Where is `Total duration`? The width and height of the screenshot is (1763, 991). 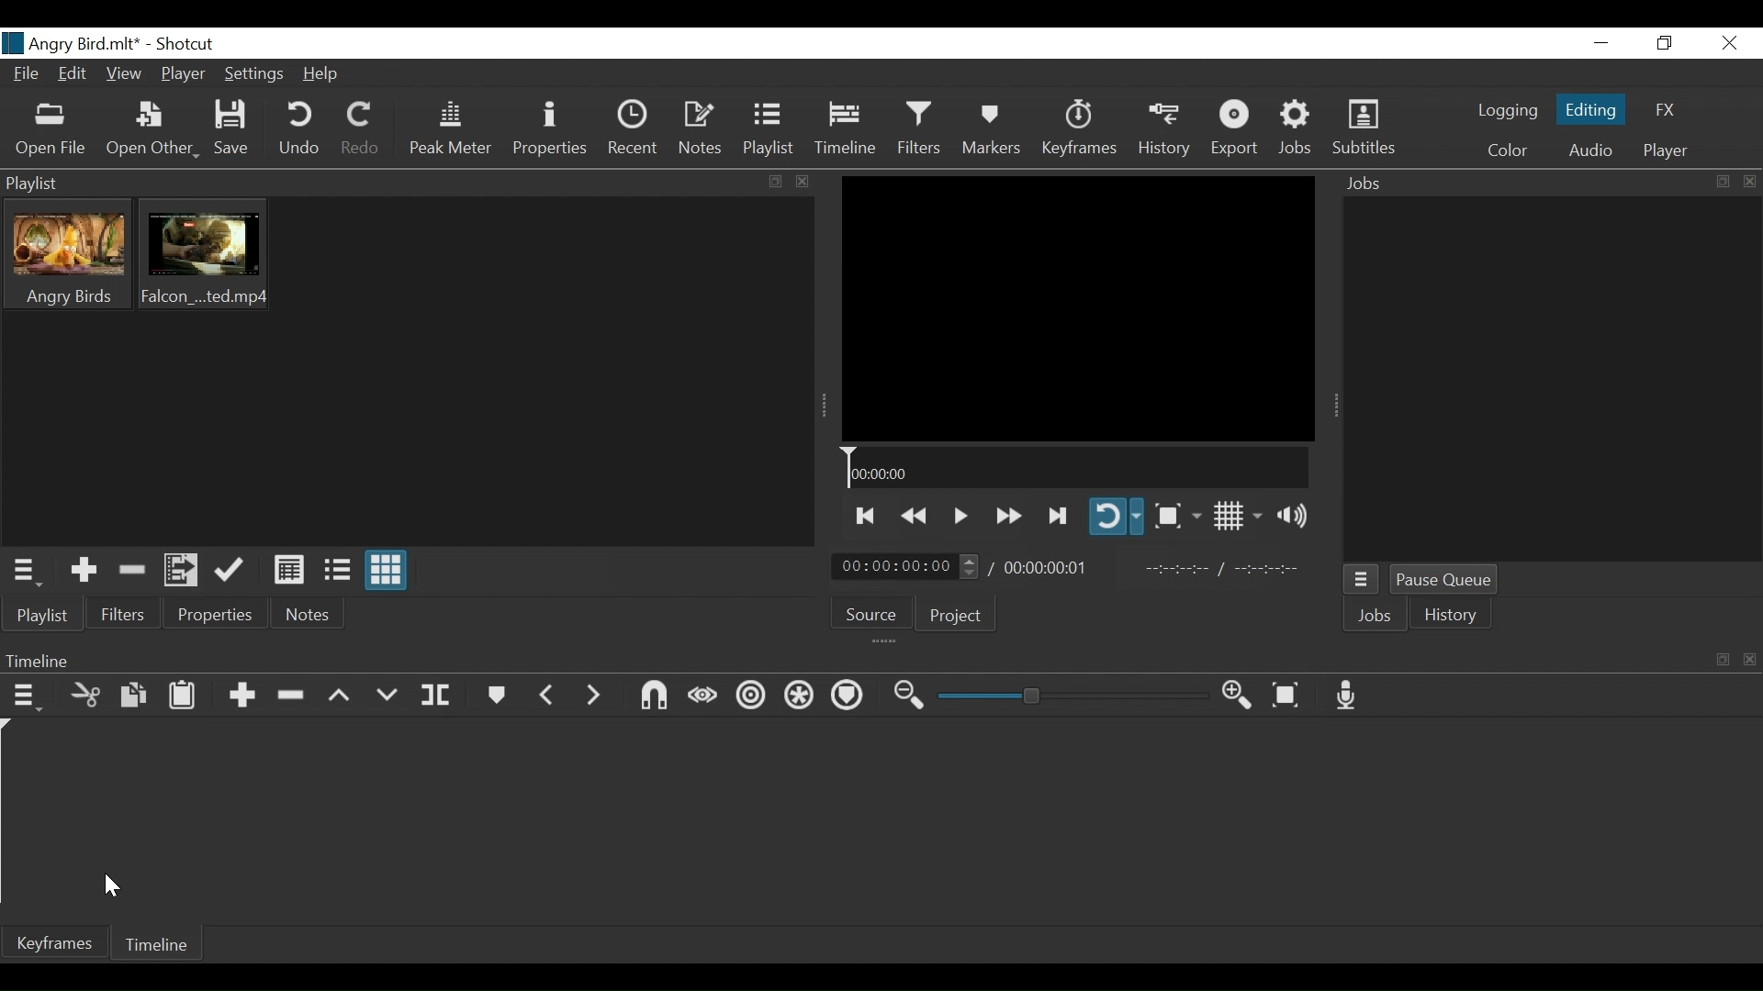
Total duration is located at coordinates (1050, 568).